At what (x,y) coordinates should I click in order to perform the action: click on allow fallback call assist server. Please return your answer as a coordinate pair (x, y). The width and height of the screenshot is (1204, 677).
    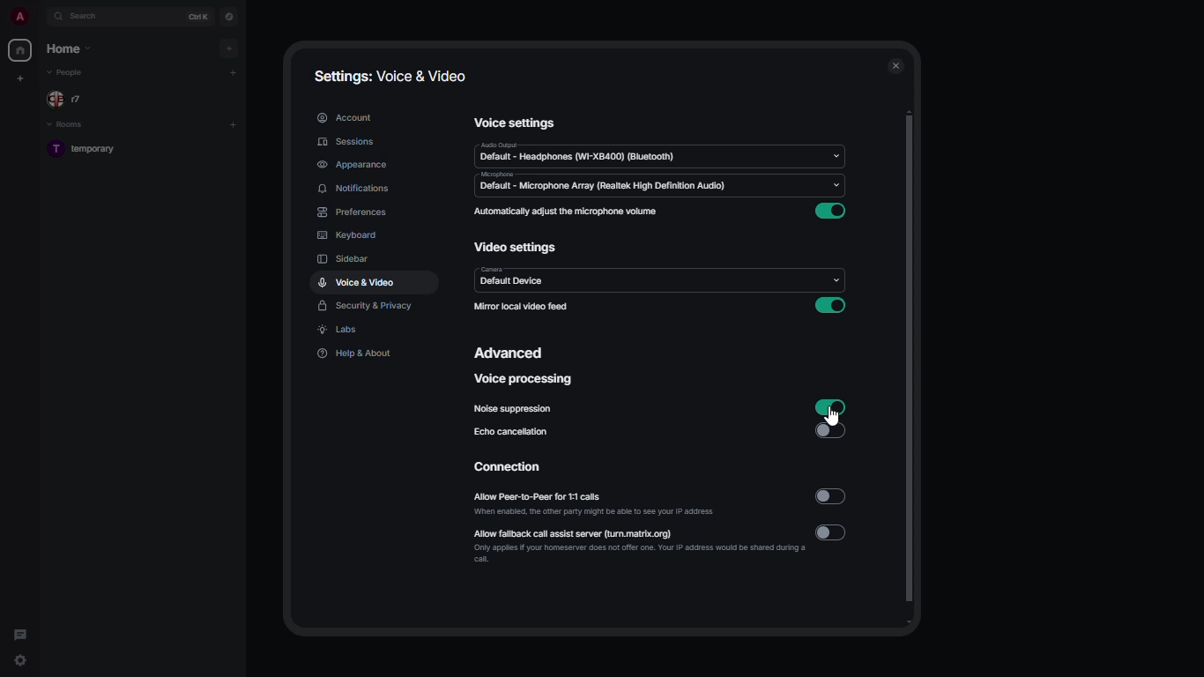
    Looking at the image, I should click on (639, 546).